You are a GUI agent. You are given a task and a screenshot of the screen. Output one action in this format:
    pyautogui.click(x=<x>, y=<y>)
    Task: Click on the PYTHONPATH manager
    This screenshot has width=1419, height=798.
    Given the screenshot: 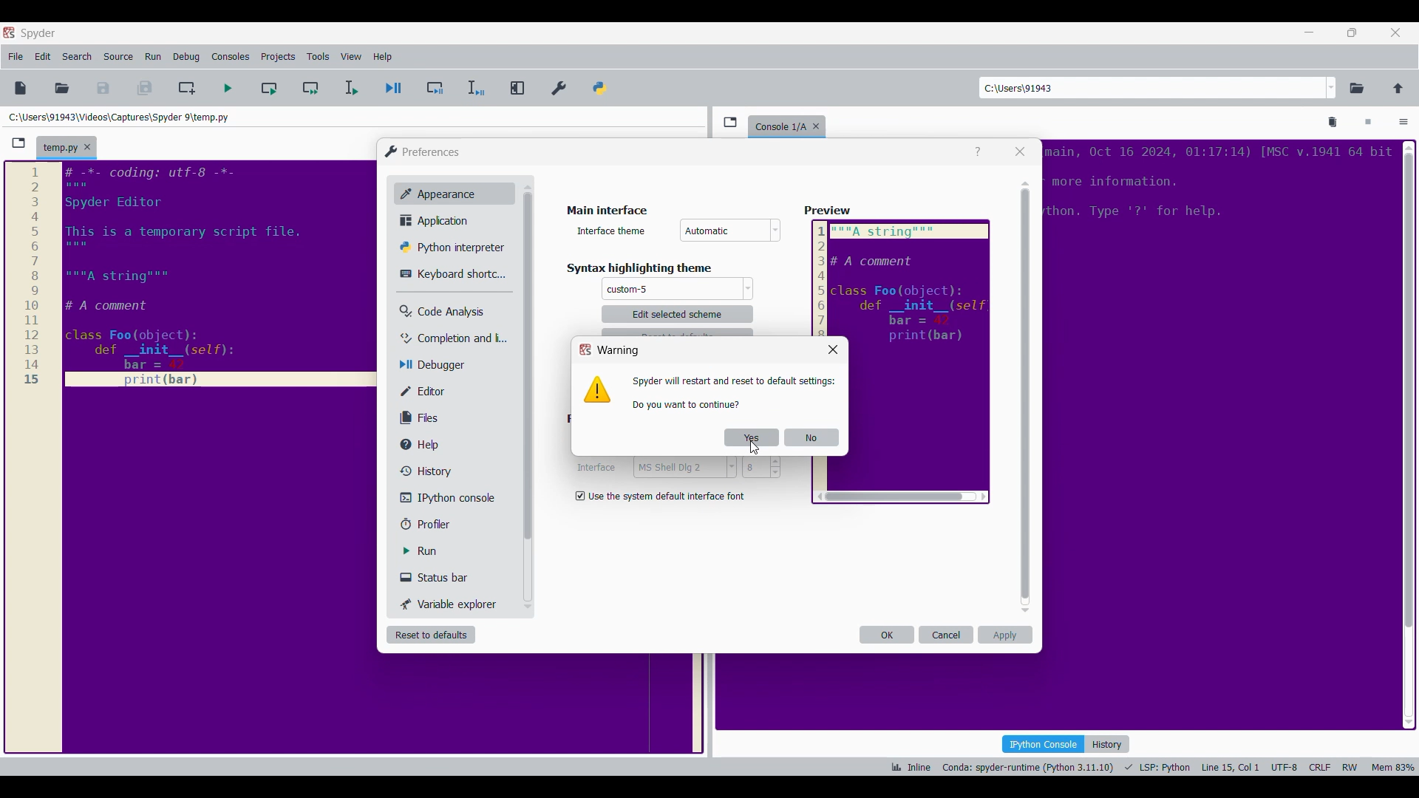 What is the action you would take?
    pyautogui.click(x=602, y=88)
    